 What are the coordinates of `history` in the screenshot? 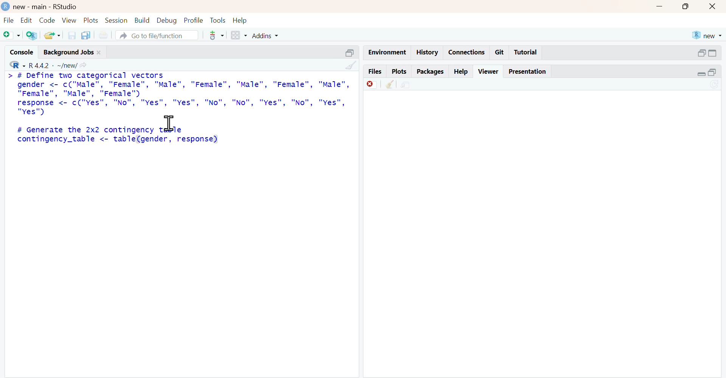 It's located at (428, 52).